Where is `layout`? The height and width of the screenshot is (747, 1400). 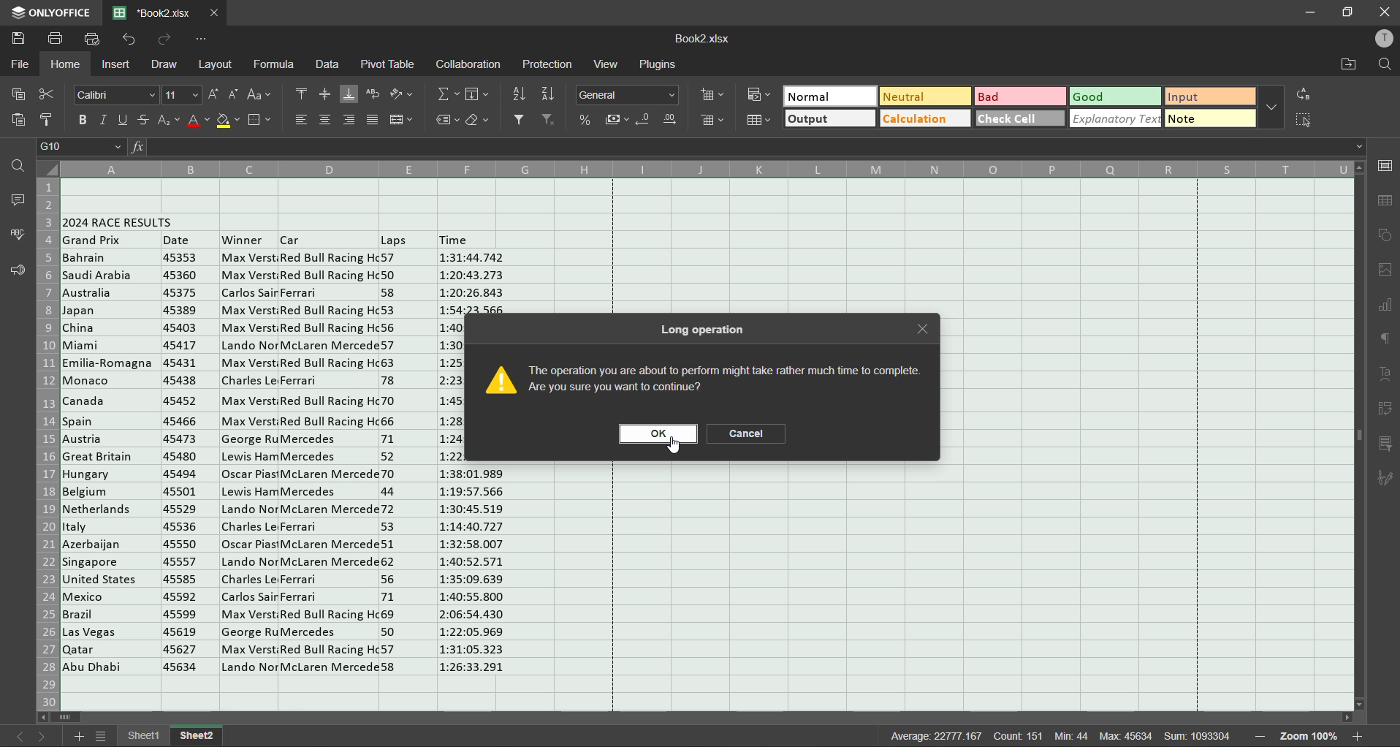
layout is located at coordinates (216, 66).